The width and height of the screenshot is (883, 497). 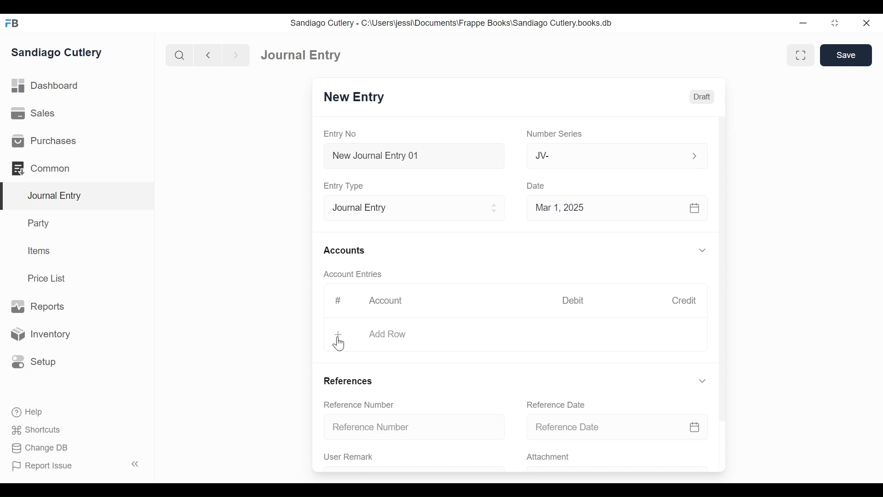 What do you see at coordinates (133, 464) in the screenshot?
I see `collapse sidebar` at bounding box center [133, 464].